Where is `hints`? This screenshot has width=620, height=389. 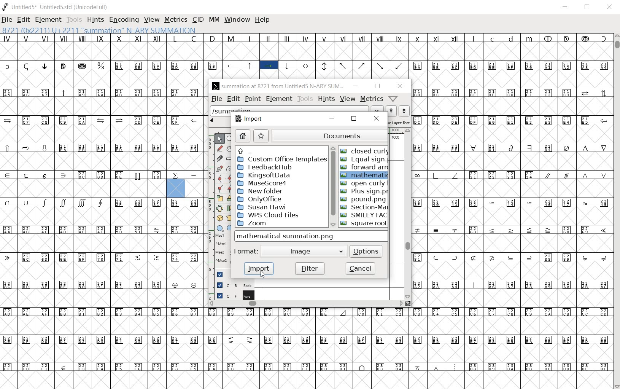 hints is located at coordinates (326, 99).